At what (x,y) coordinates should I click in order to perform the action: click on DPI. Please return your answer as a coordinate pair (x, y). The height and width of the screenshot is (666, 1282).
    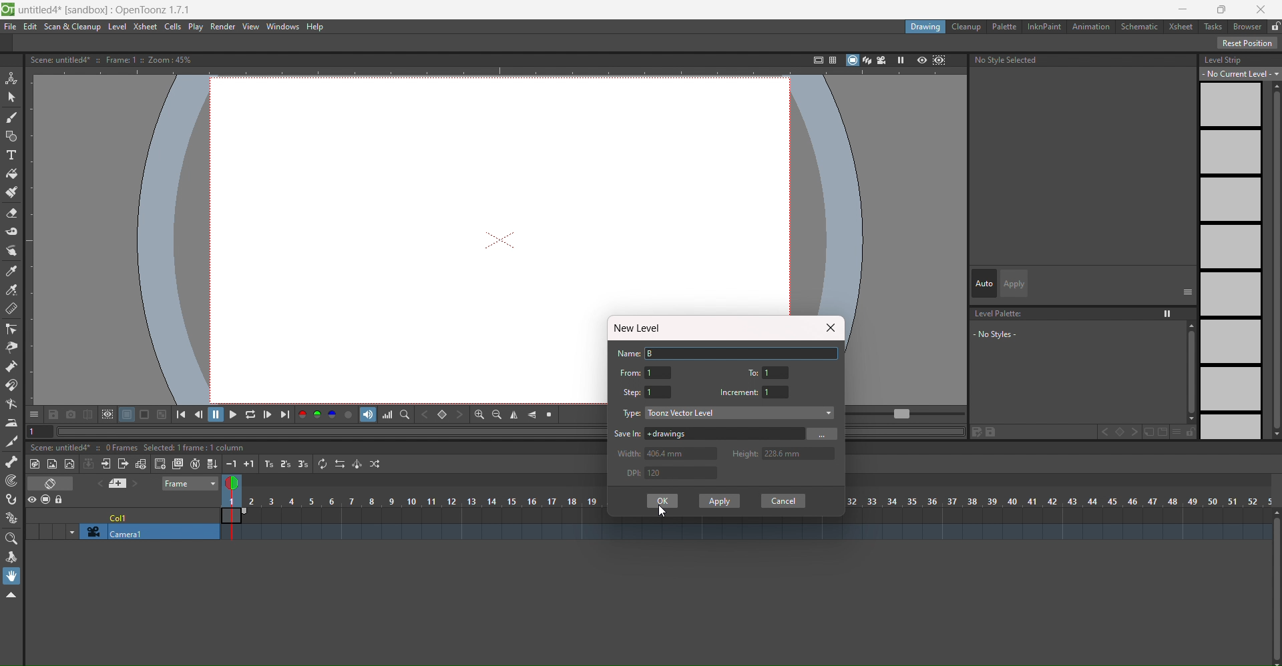
    Looking at the image, I should click on (628, 473).